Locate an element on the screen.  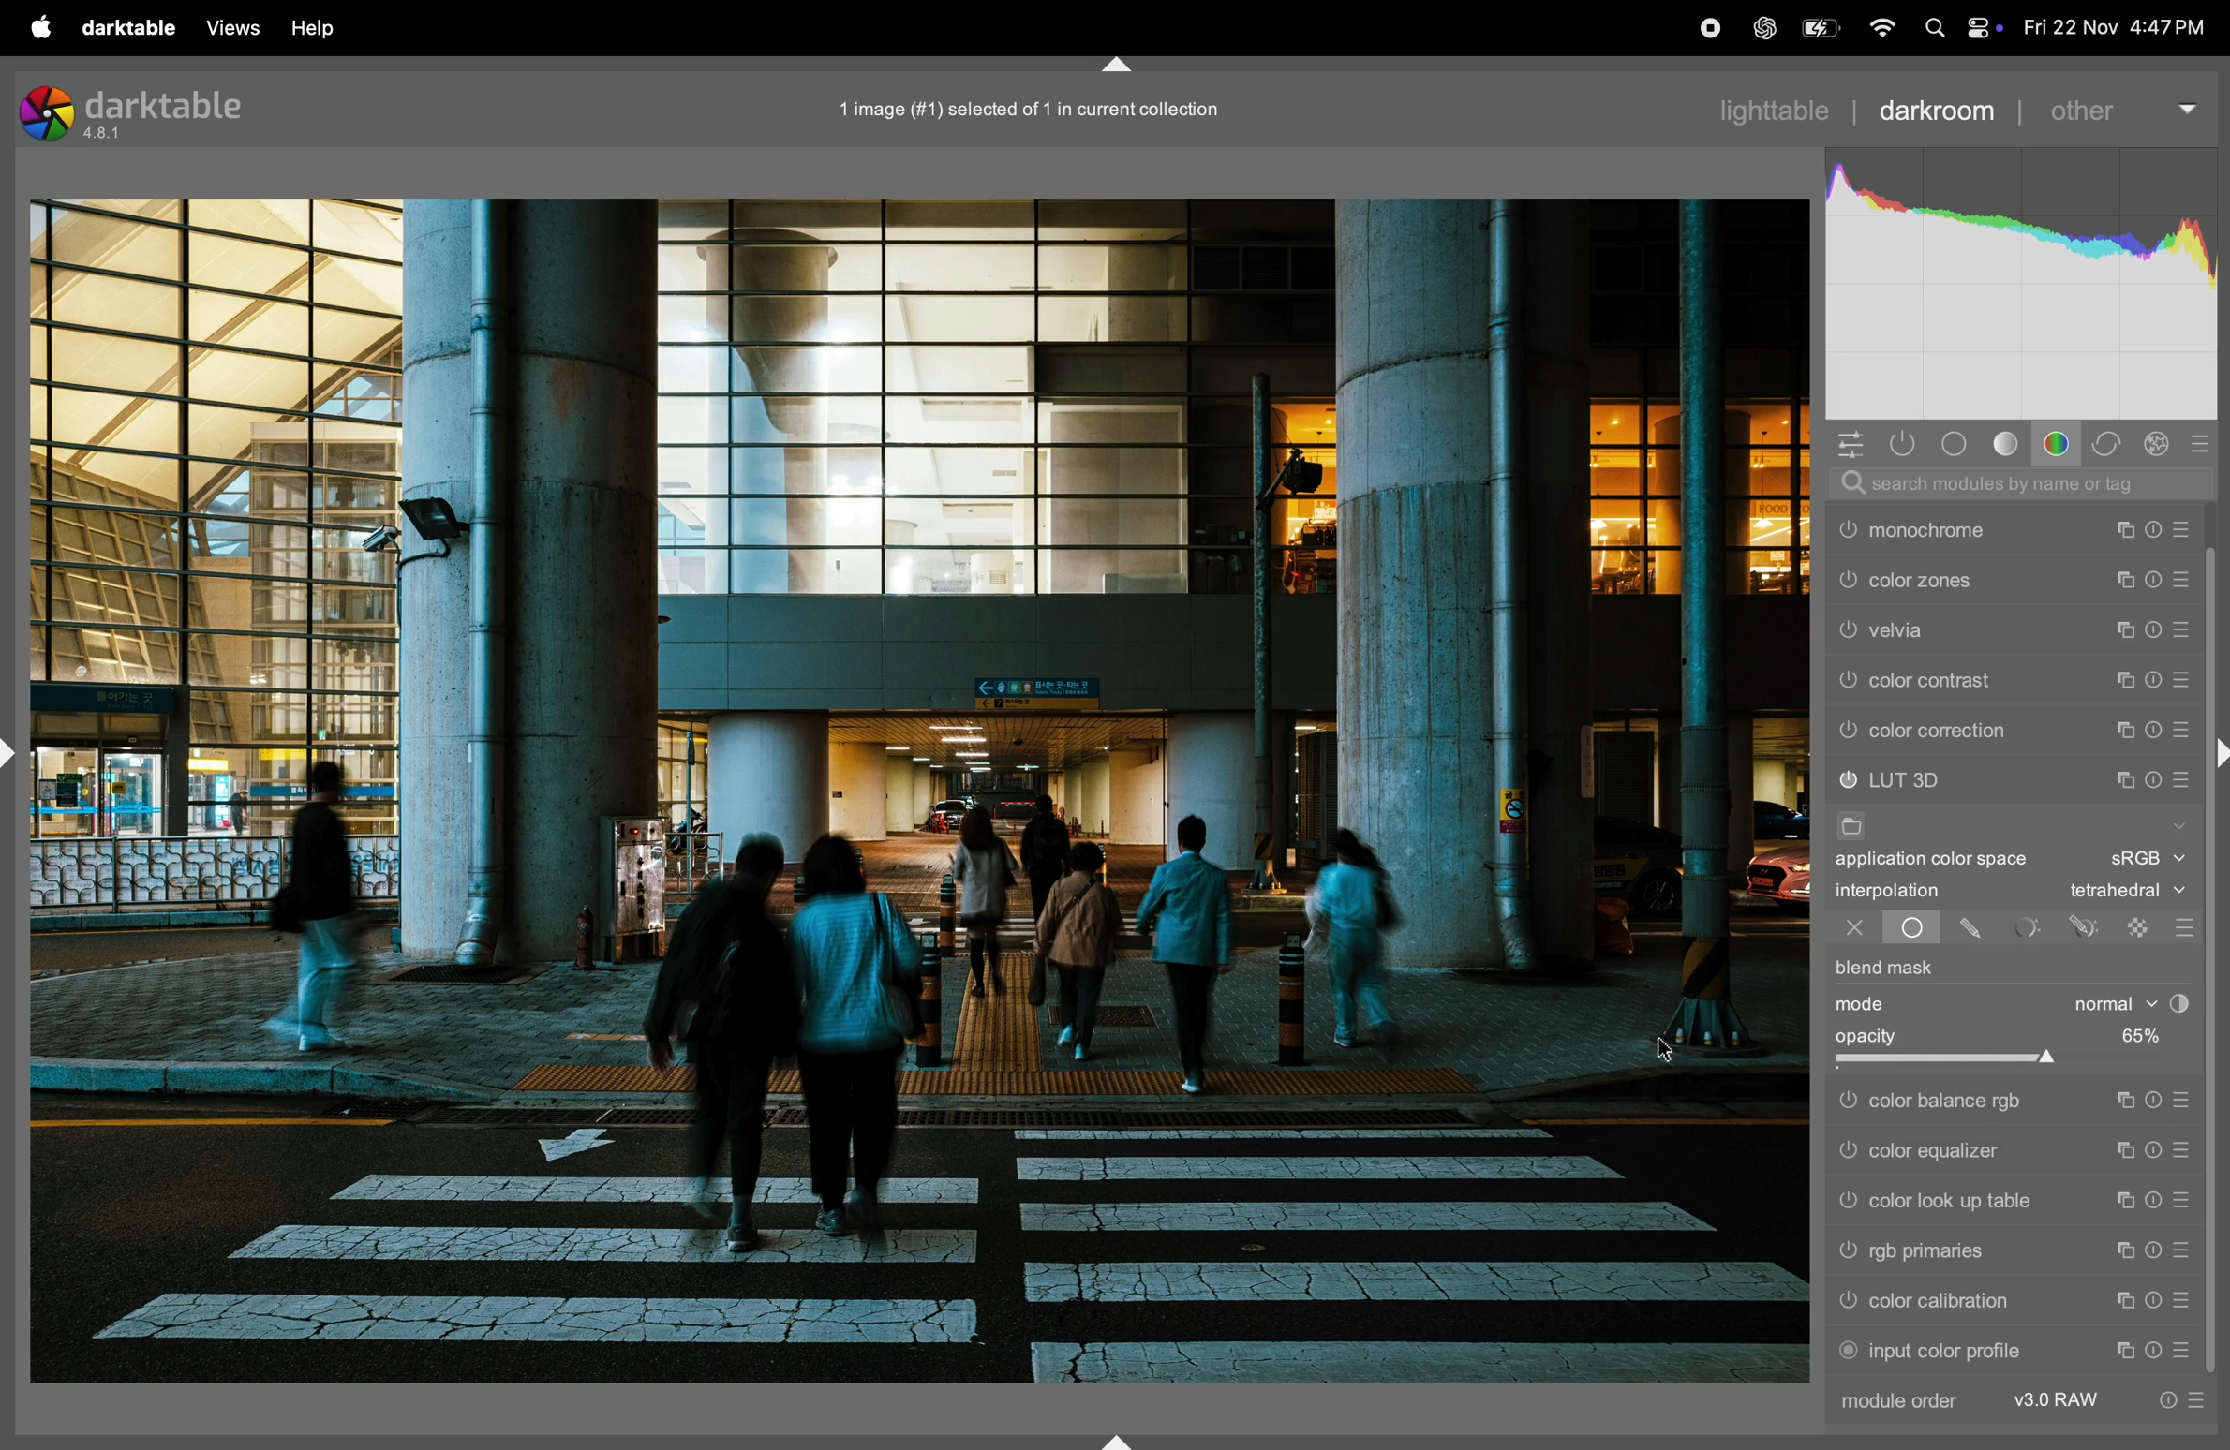
darktable version is located at coordinates (171, 113).